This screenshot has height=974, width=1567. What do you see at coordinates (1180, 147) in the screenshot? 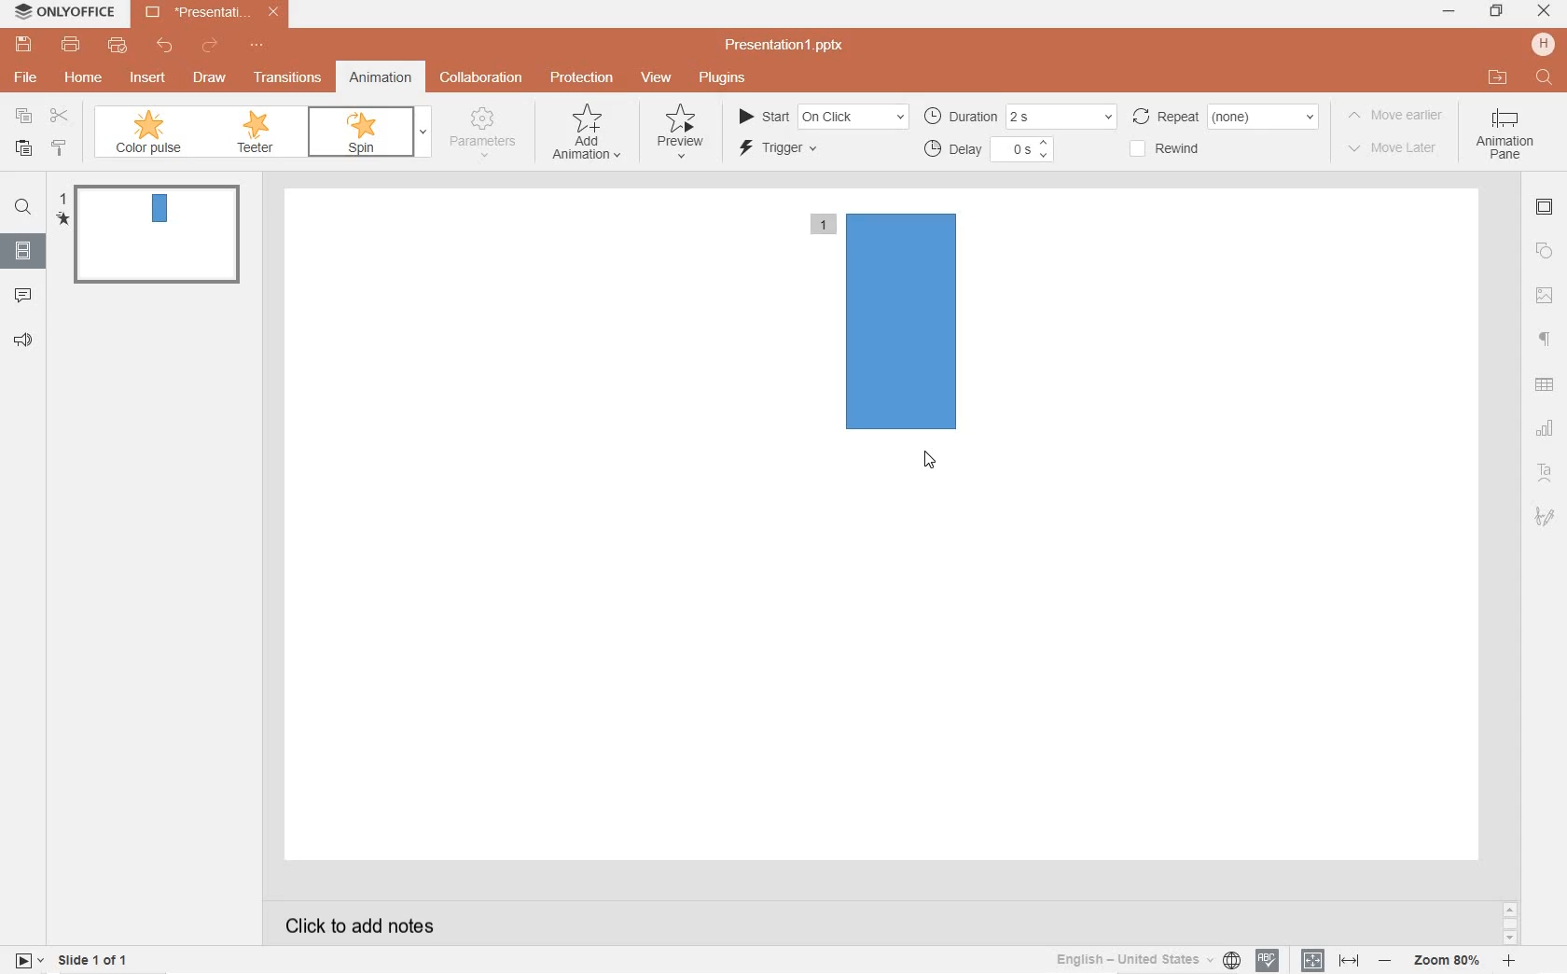
I see `rewind` at bounding box center [1180, 147].